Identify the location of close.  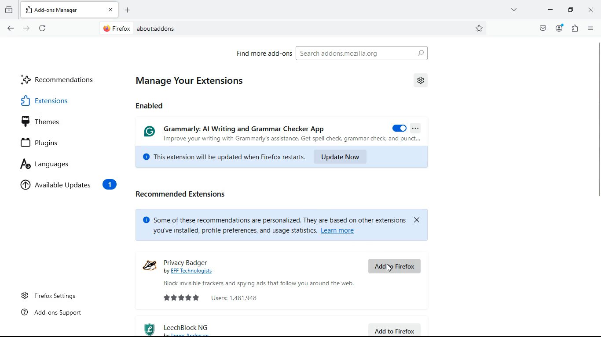
(593, 9).